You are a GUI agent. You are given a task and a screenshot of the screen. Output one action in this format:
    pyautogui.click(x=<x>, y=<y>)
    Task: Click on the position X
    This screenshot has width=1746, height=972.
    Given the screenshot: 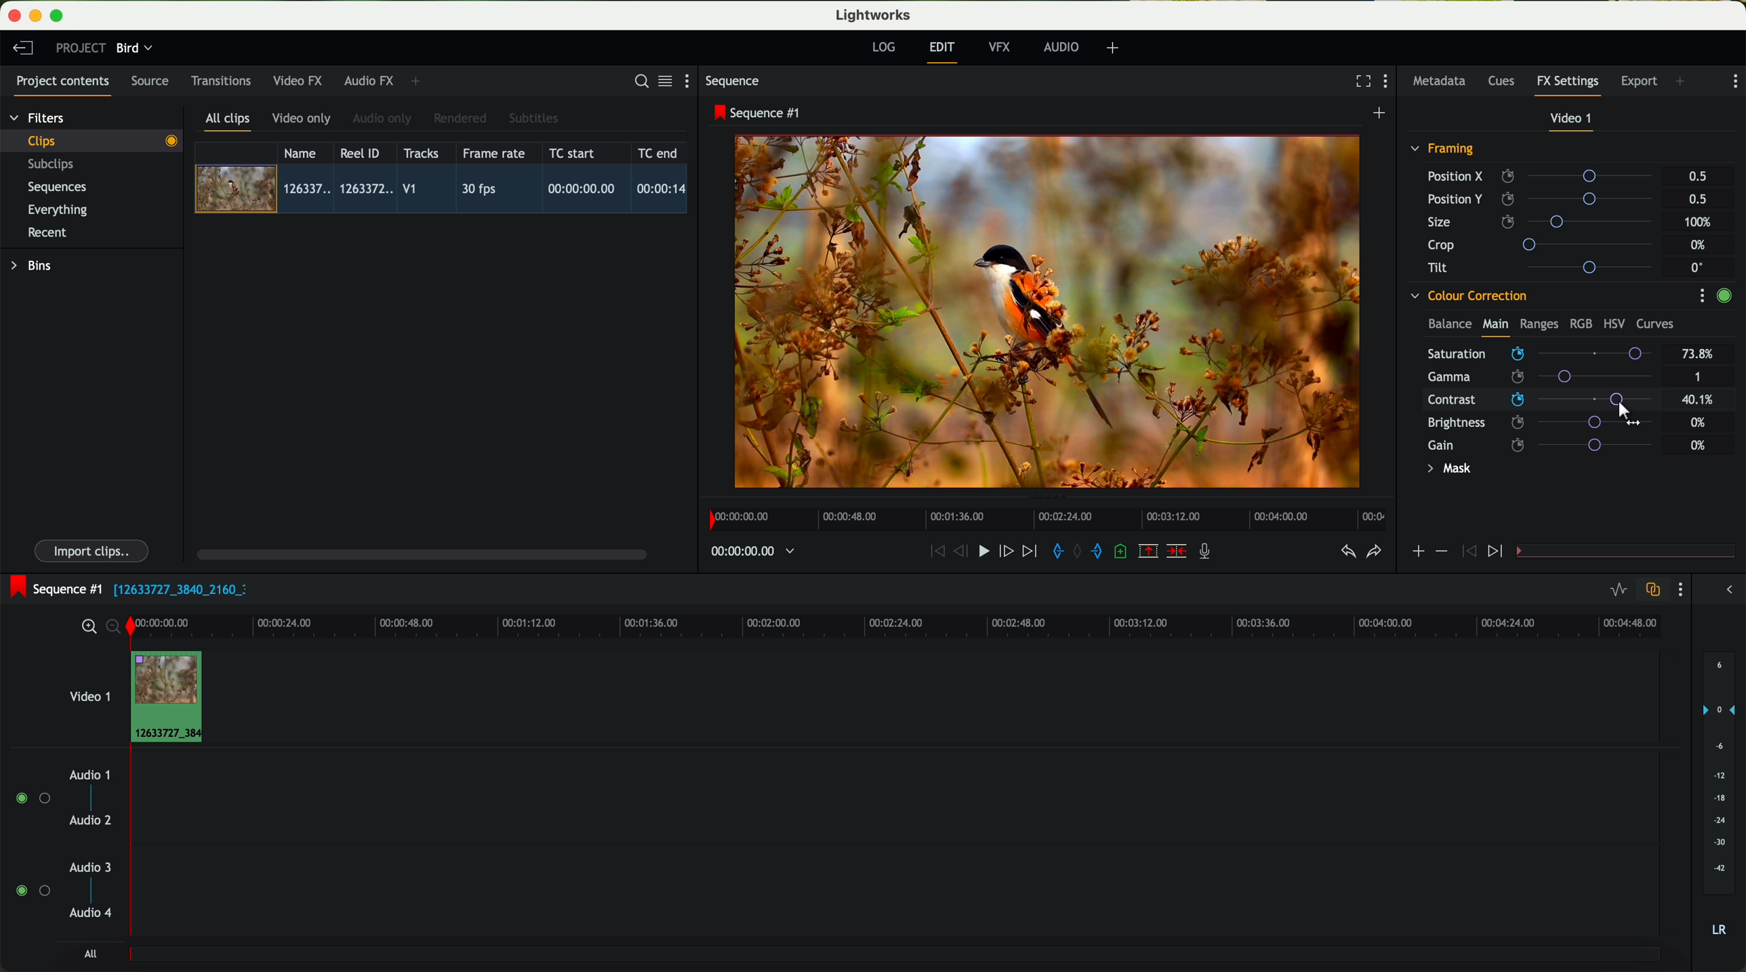 What is the action you would take?
    pyautogui.click(x=1545, y=176)
    